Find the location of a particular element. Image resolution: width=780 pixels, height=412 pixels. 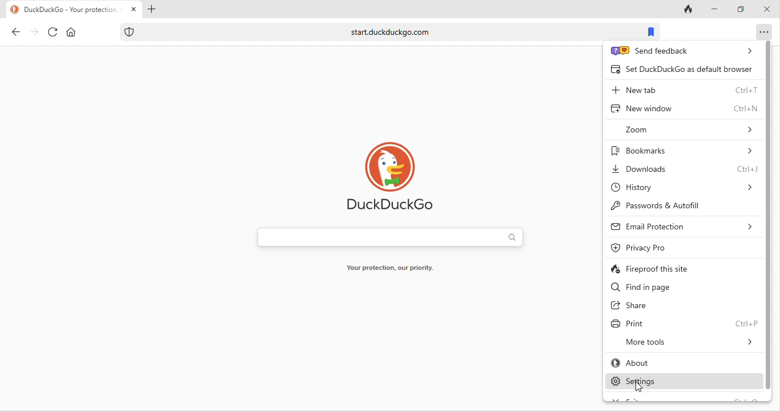

web link is located at coordinates (376, 30).